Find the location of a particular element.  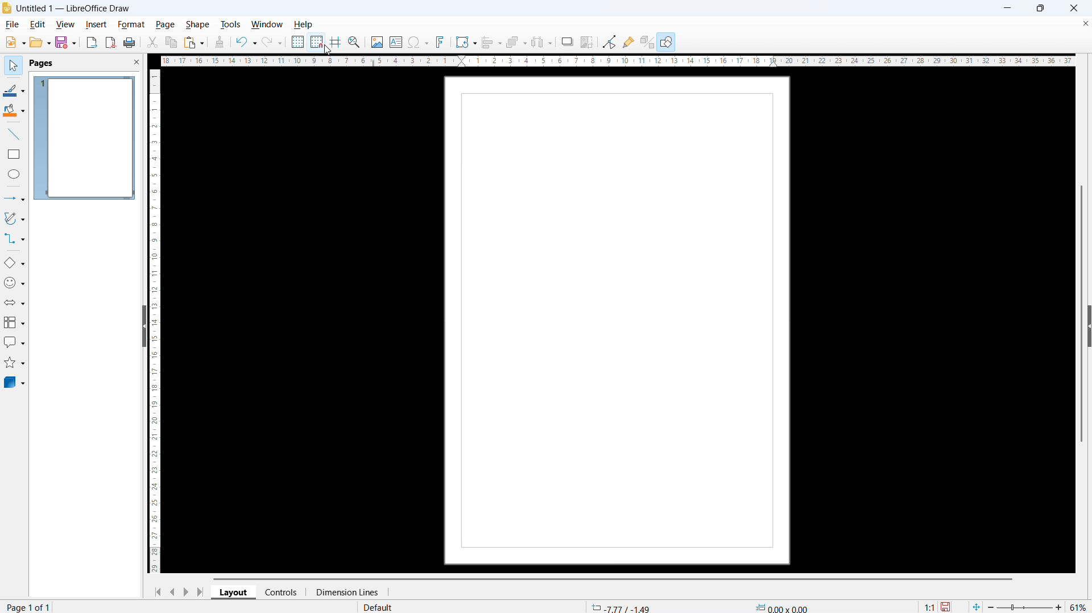

Clone formatting  is located at coordinates (218, 42).